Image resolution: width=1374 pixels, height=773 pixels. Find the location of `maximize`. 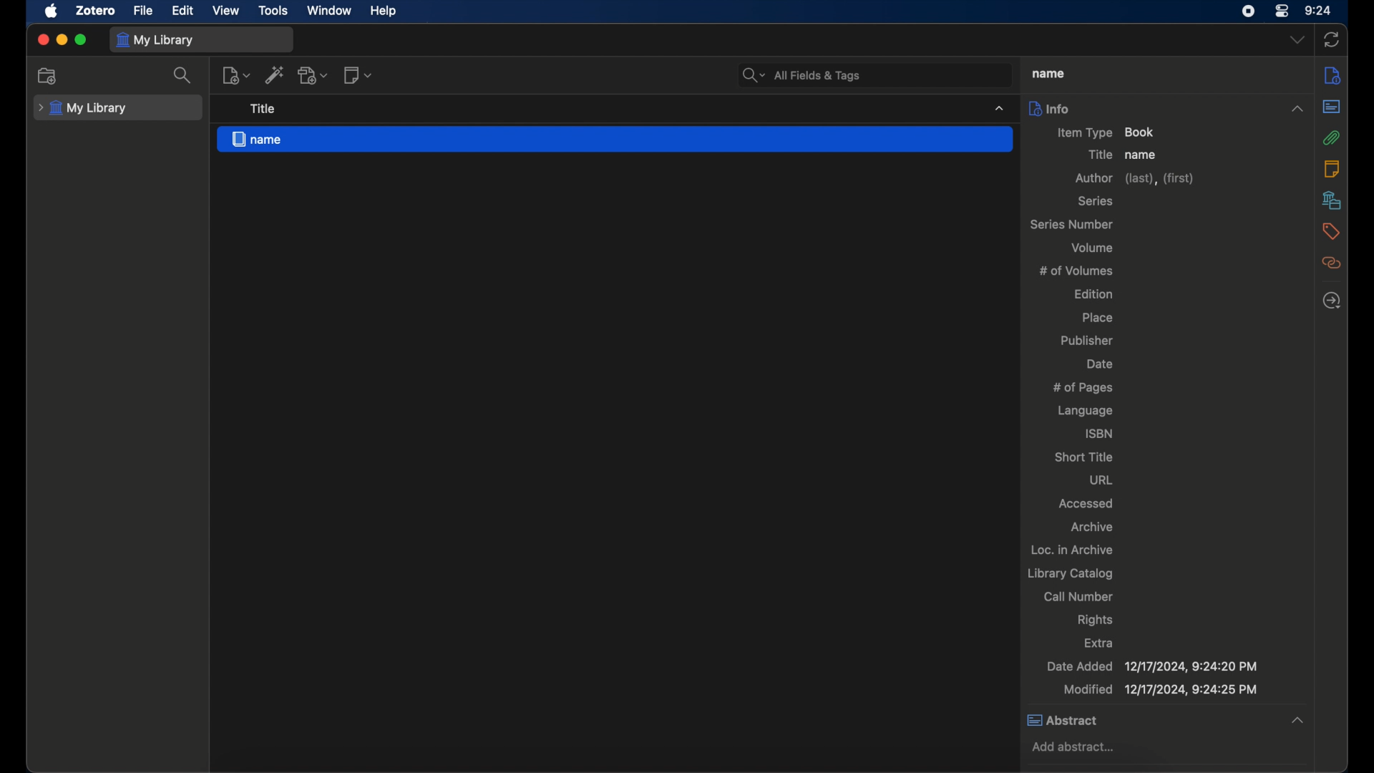

maximize is located at coordinates (81, 39).